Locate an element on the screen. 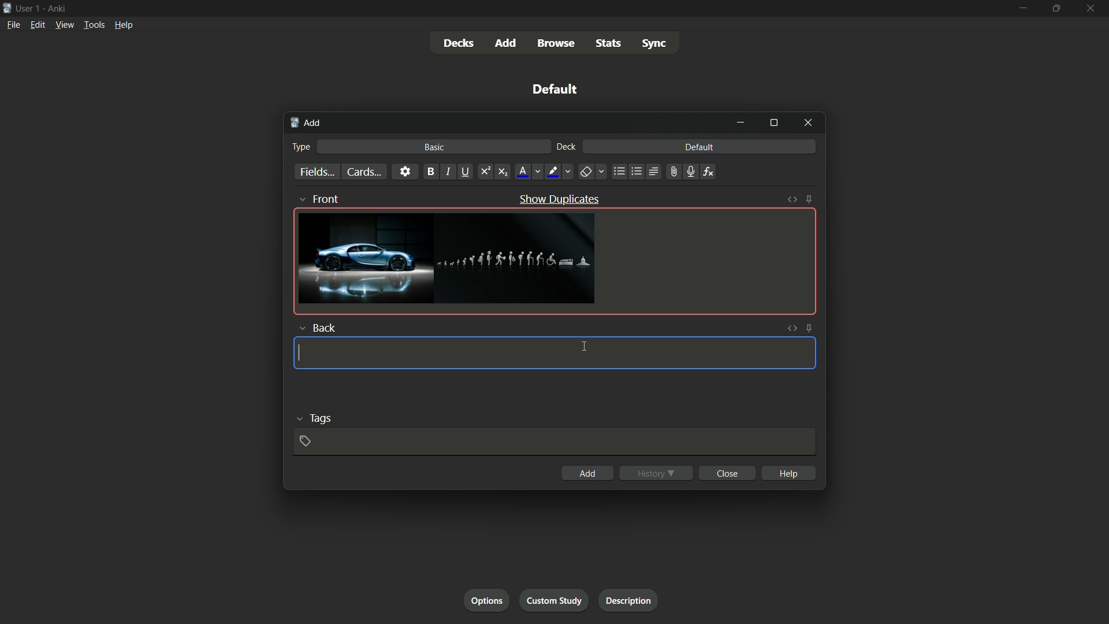 This screenshot has width=1109, height=624. one image added is located at coordinates (364, 258).